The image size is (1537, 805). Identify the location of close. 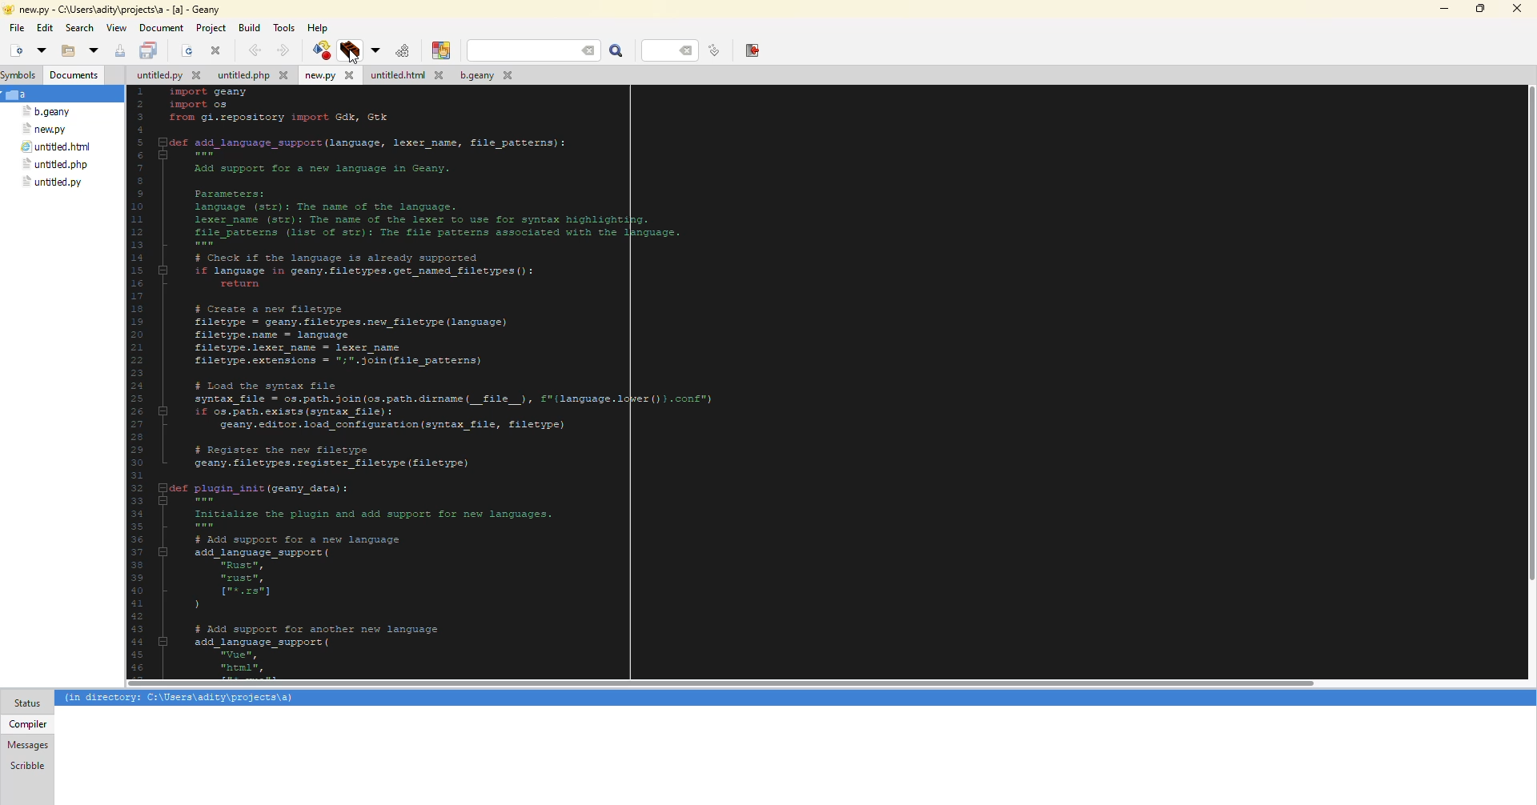
(215, 50).